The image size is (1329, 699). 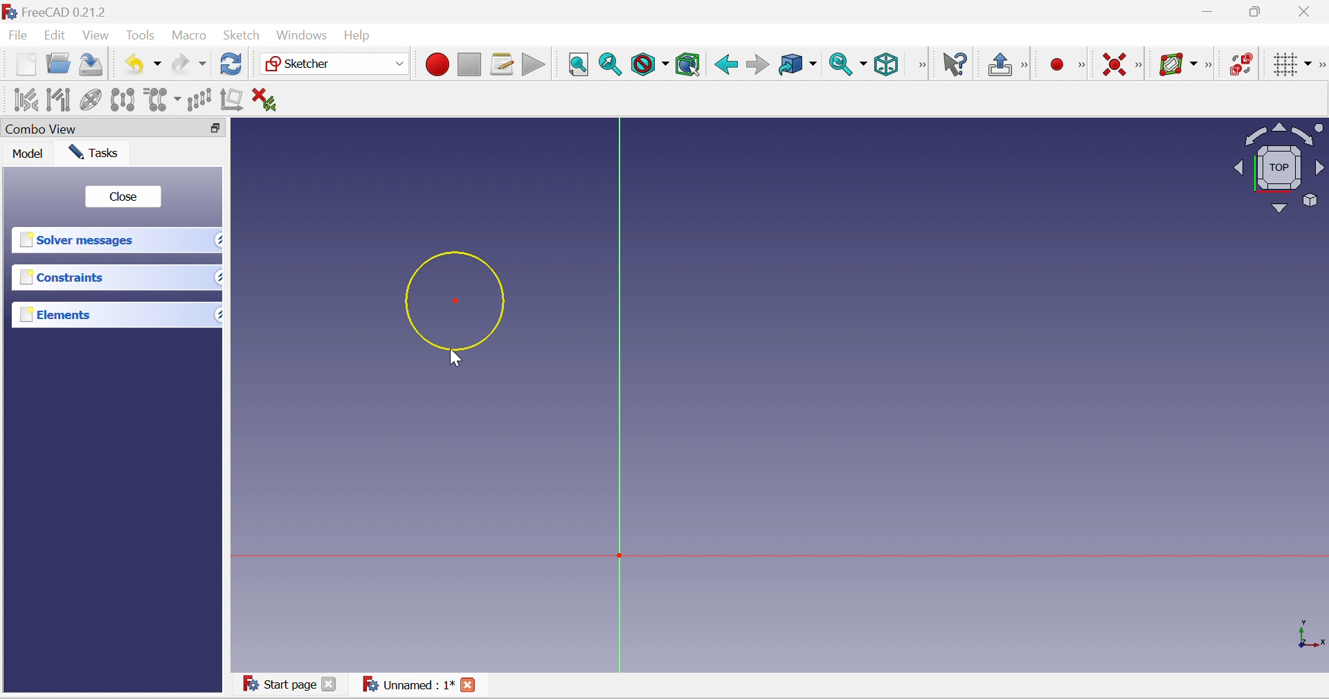 I want to click on [Sketcher geometries], so click(x=1081, y=64).